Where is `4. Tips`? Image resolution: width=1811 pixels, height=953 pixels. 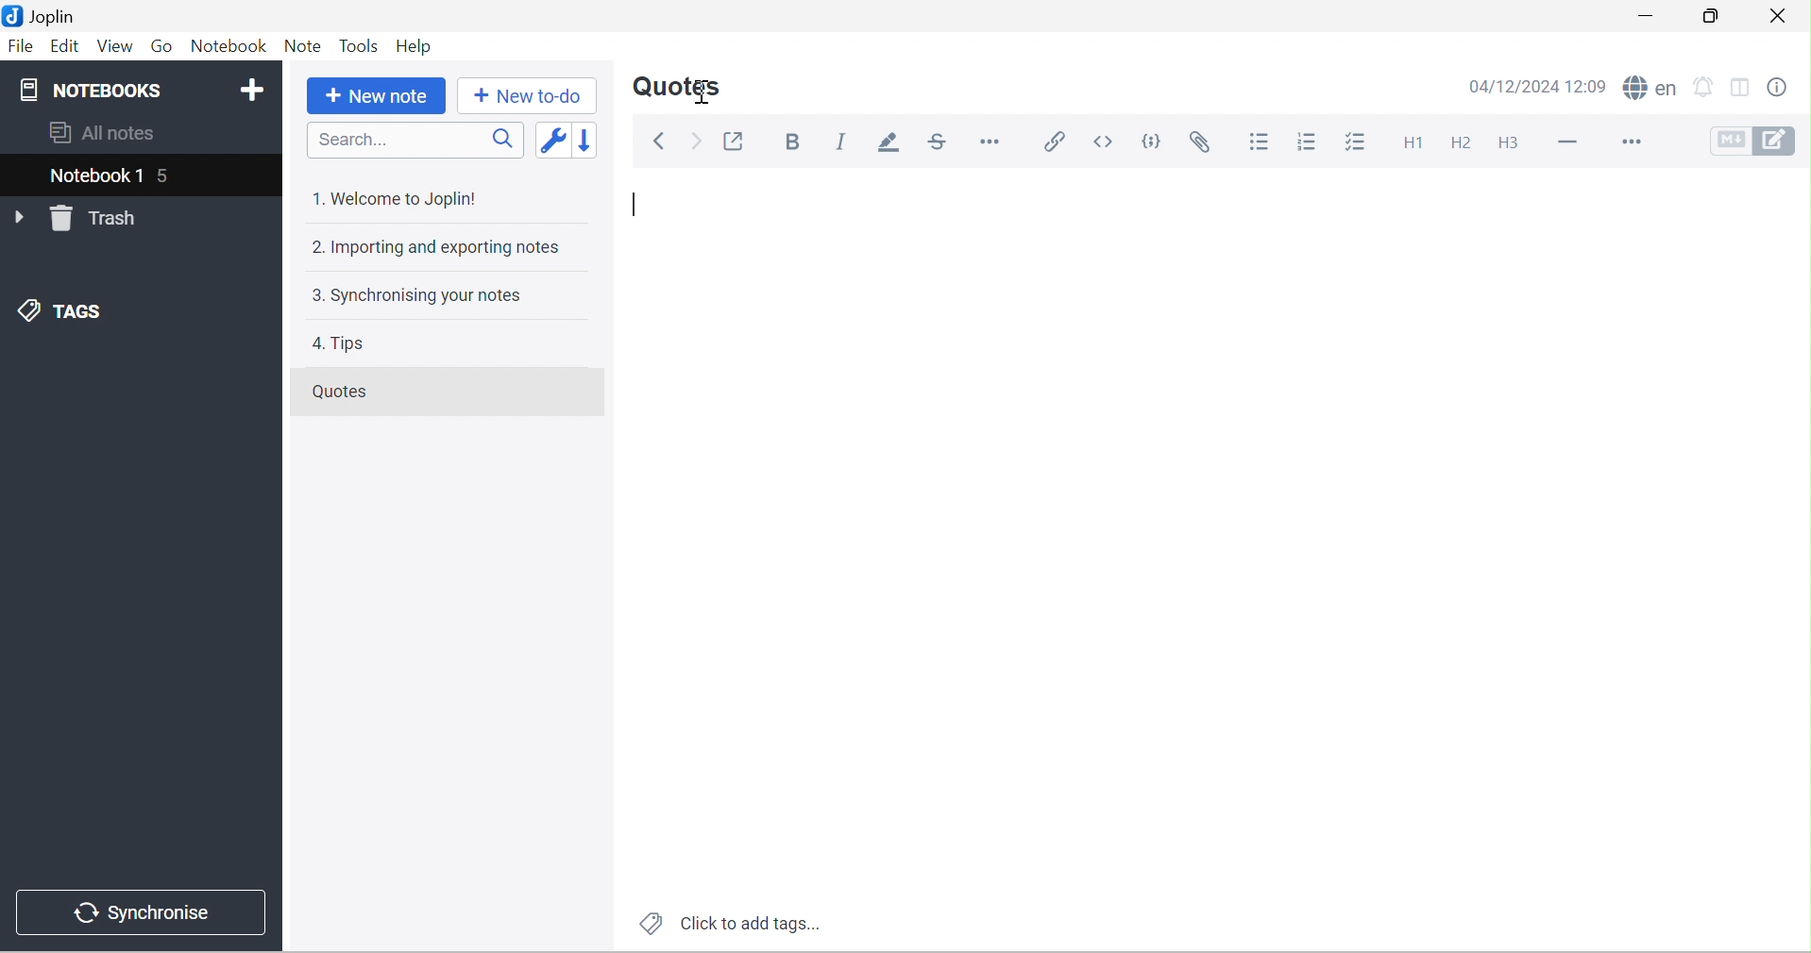 4. Tips is located at coordinates (340, 343).